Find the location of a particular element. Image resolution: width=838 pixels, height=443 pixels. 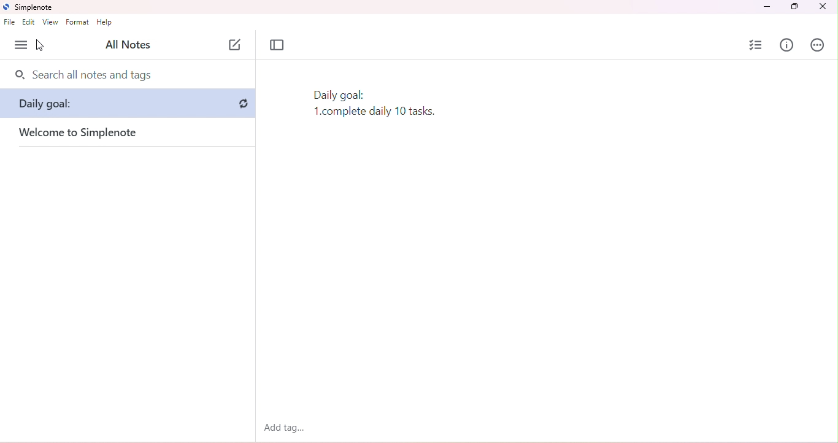

edit is located at coordinates (29, 22).